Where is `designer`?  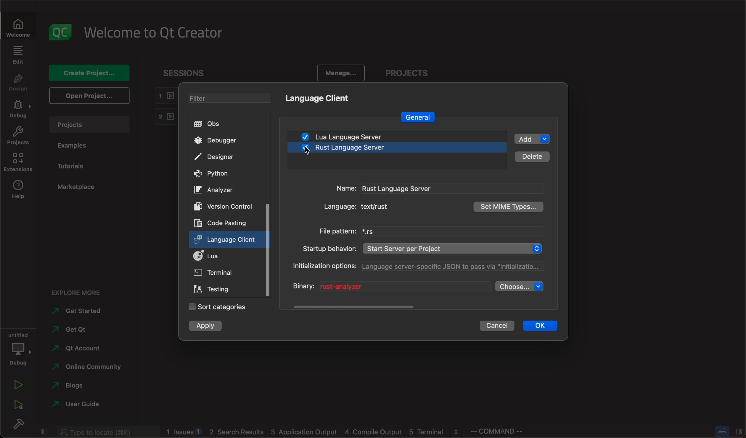 designer is located at coordinates (217, 156).